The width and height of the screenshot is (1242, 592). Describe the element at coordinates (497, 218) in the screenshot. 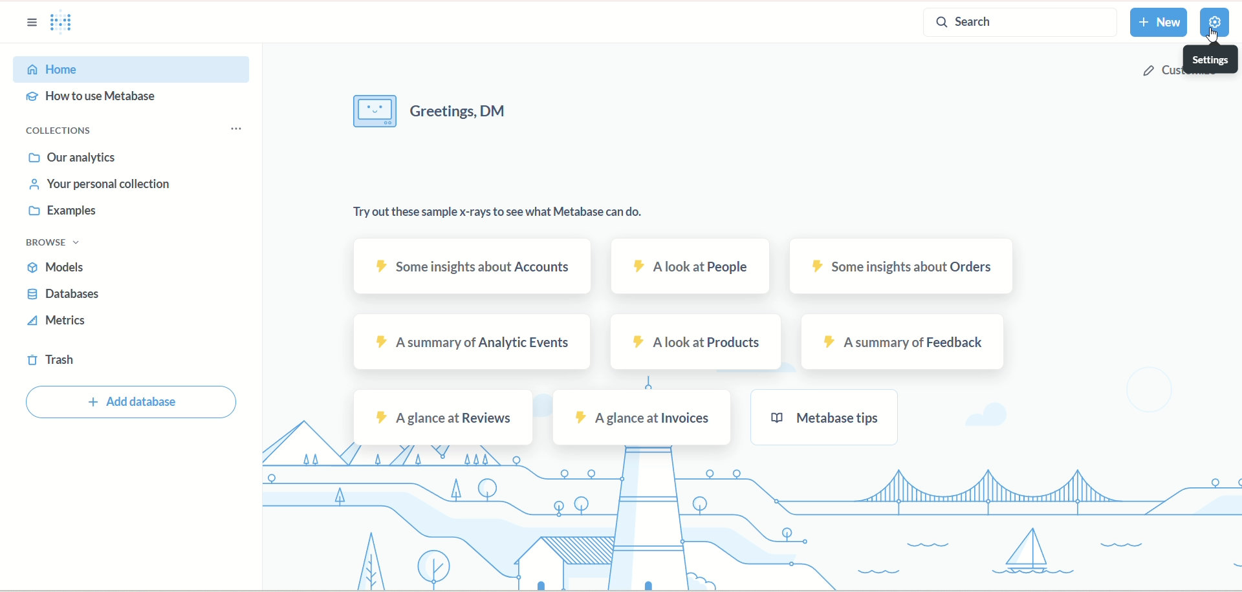

I see `try out these sample x-rays to see what metabase can do` at that location.